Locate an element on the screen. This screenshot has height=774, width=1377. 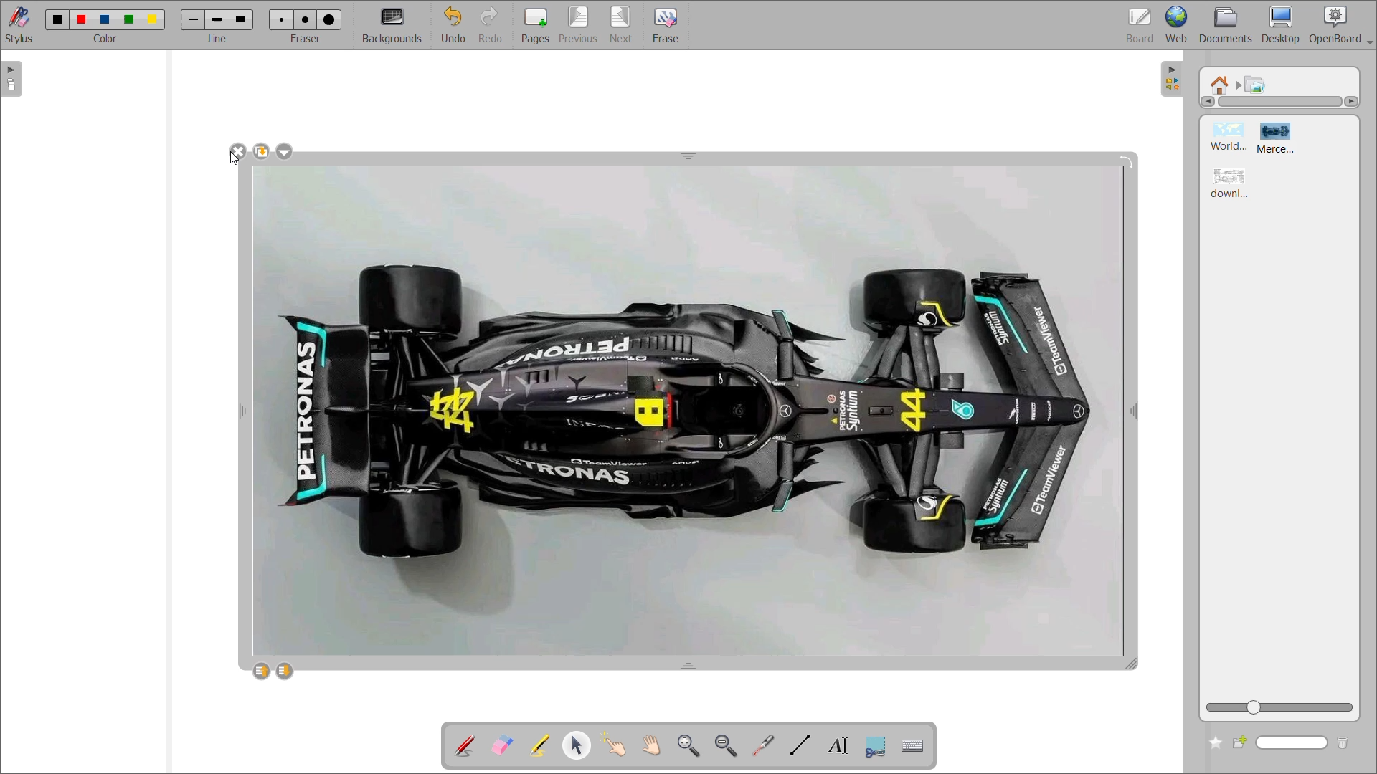
color 4 is located at coordinates (129, 21).